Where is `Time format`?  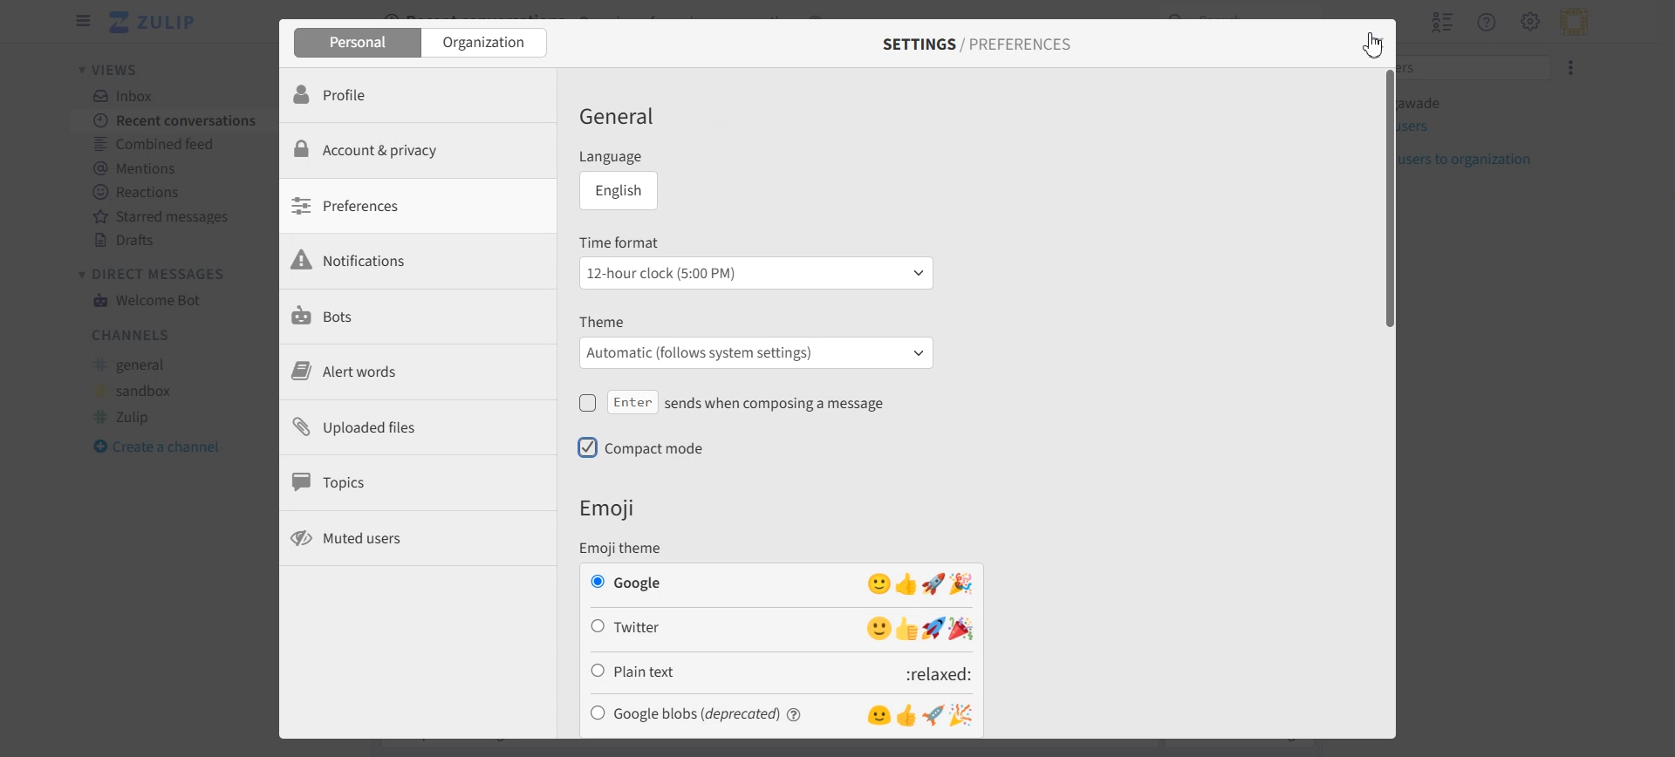
Time format is located at coordinates (757, 241).